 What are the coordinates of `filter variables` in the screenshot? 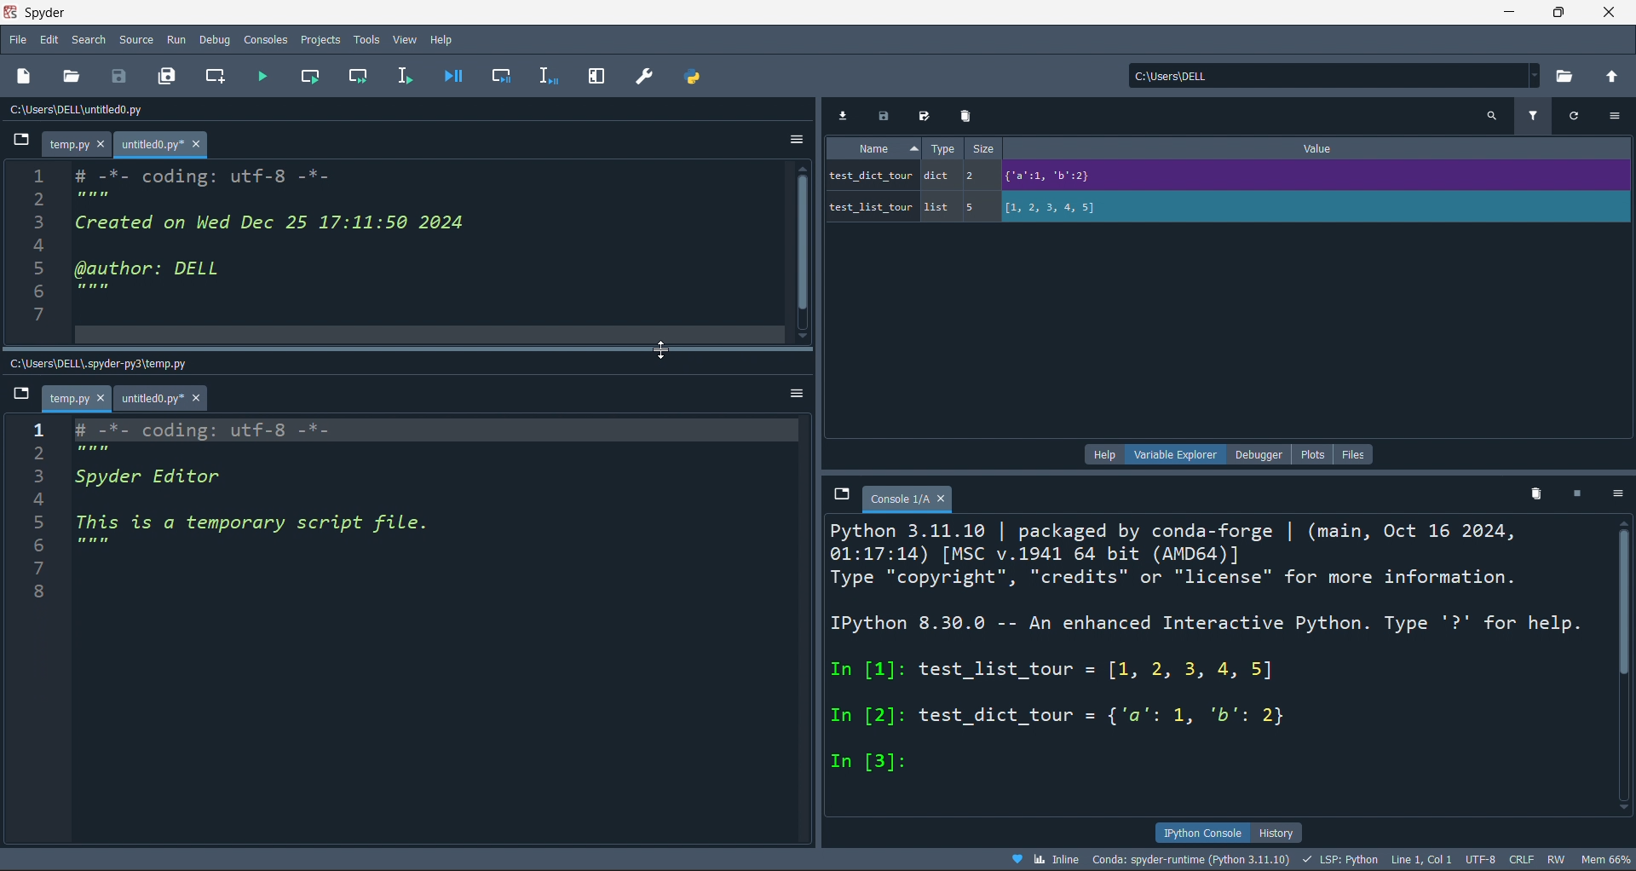 It's located at (1537, 115).